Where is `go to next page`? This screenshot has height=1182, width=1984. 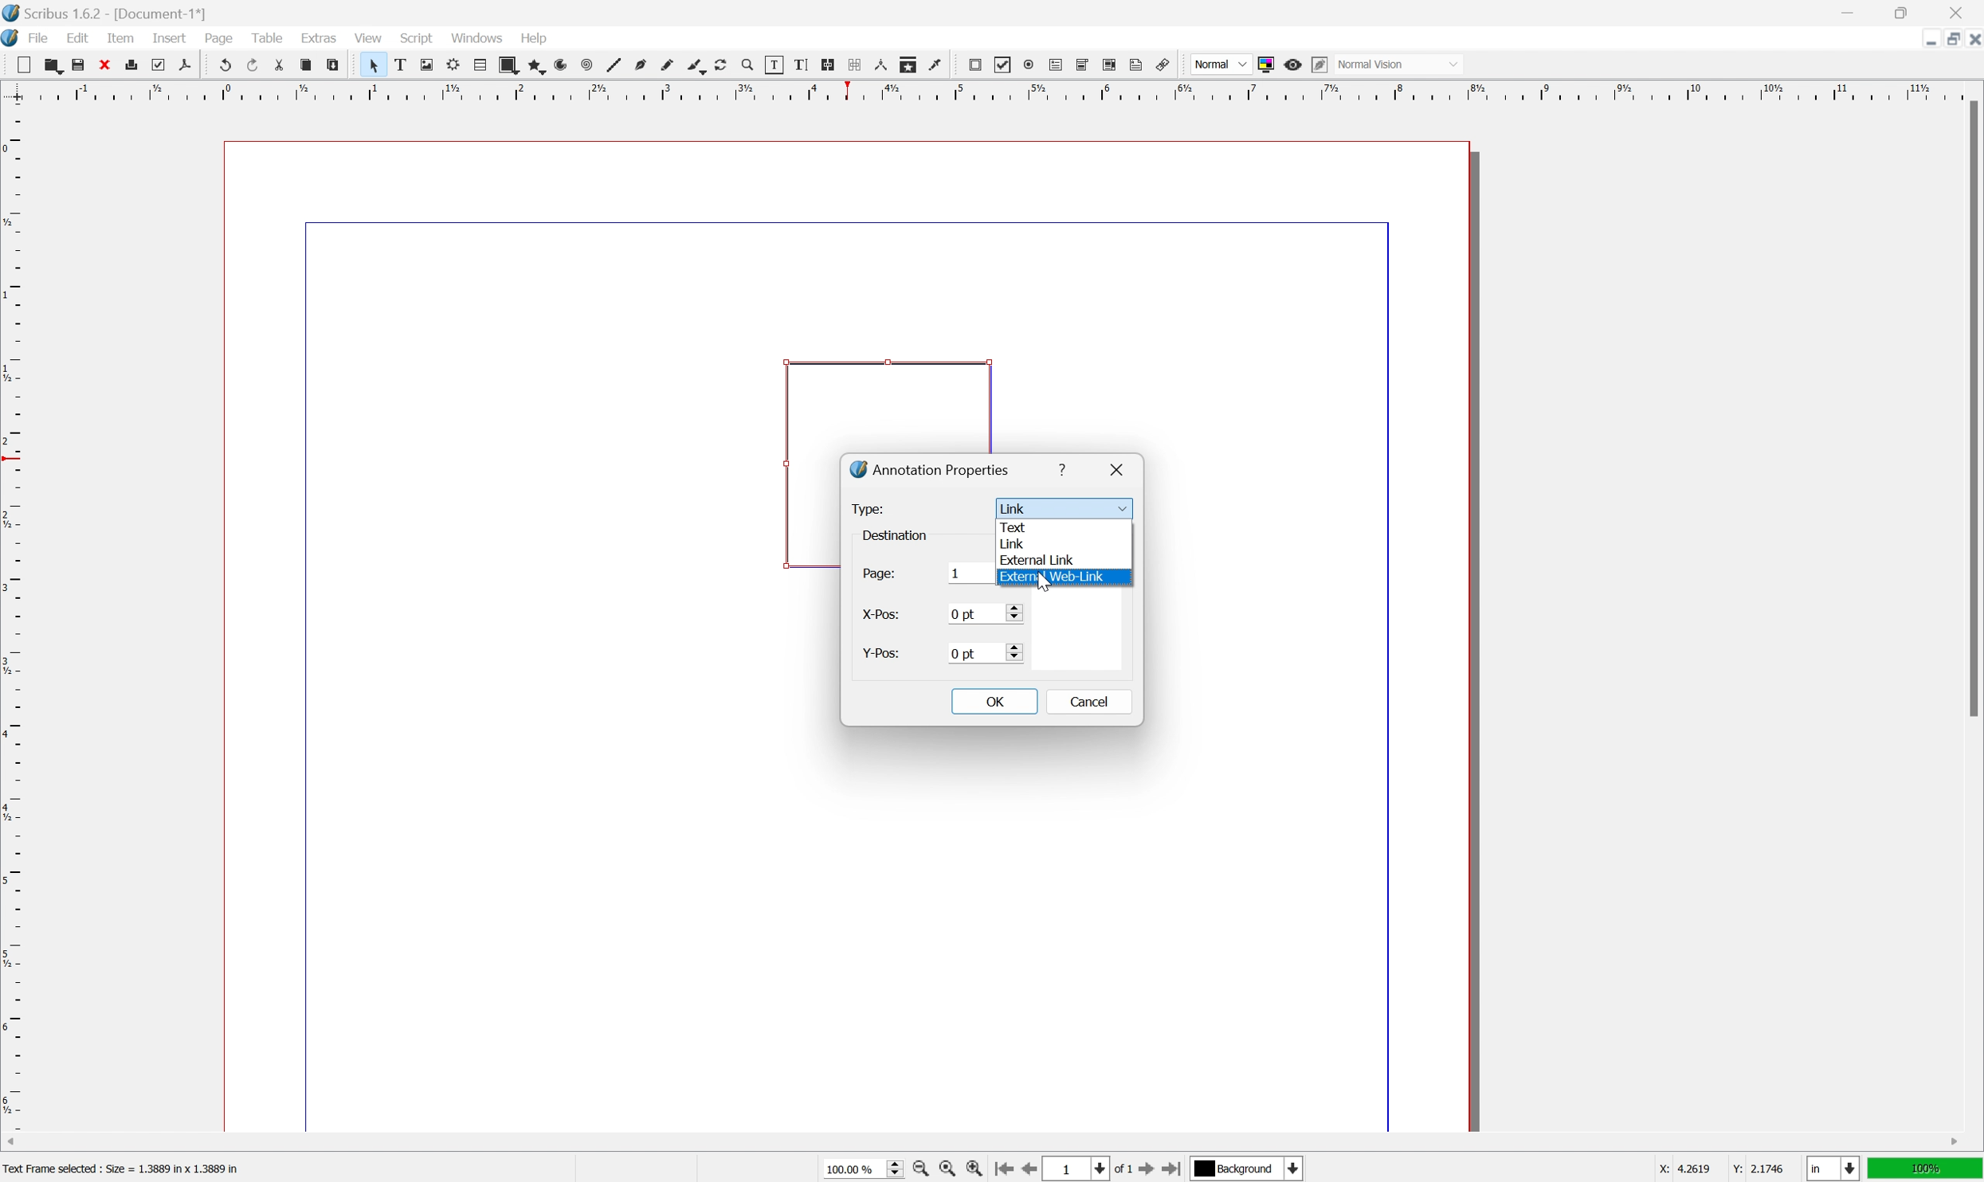
go to next page is located at coordinates (1150, 1171).